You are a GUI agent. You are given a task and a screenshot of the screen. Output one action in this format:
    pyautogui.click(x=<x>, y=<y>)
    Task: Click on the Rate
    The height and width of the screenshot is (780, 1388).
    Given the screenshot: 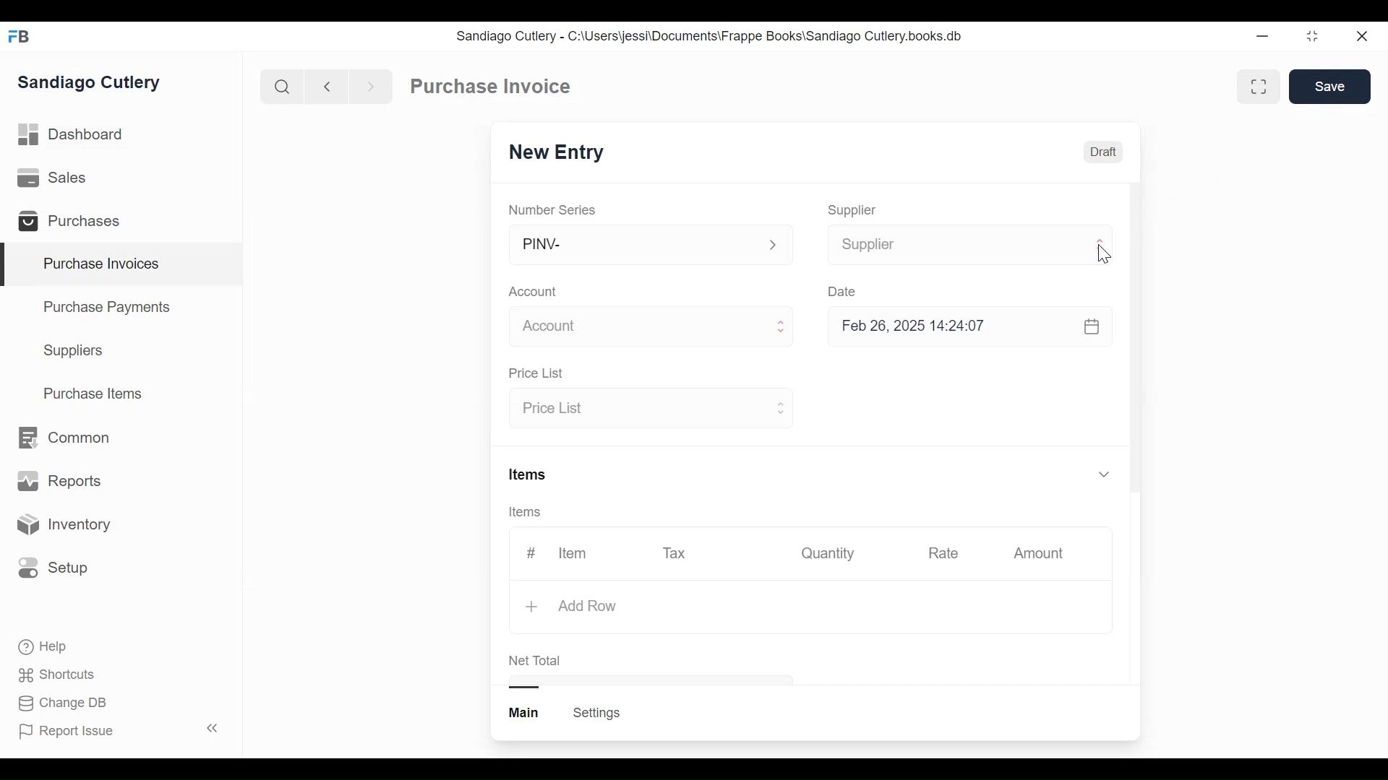 What is the action you would take?
    pyautogui.click(x=942, y=553)
    